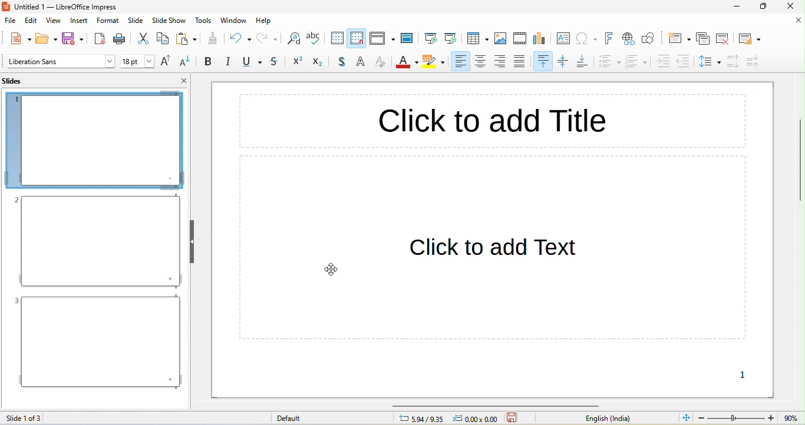  What do you see at coordinates (47, 38) in the screenshot?
I see `open` at bounding box center [47, 38].